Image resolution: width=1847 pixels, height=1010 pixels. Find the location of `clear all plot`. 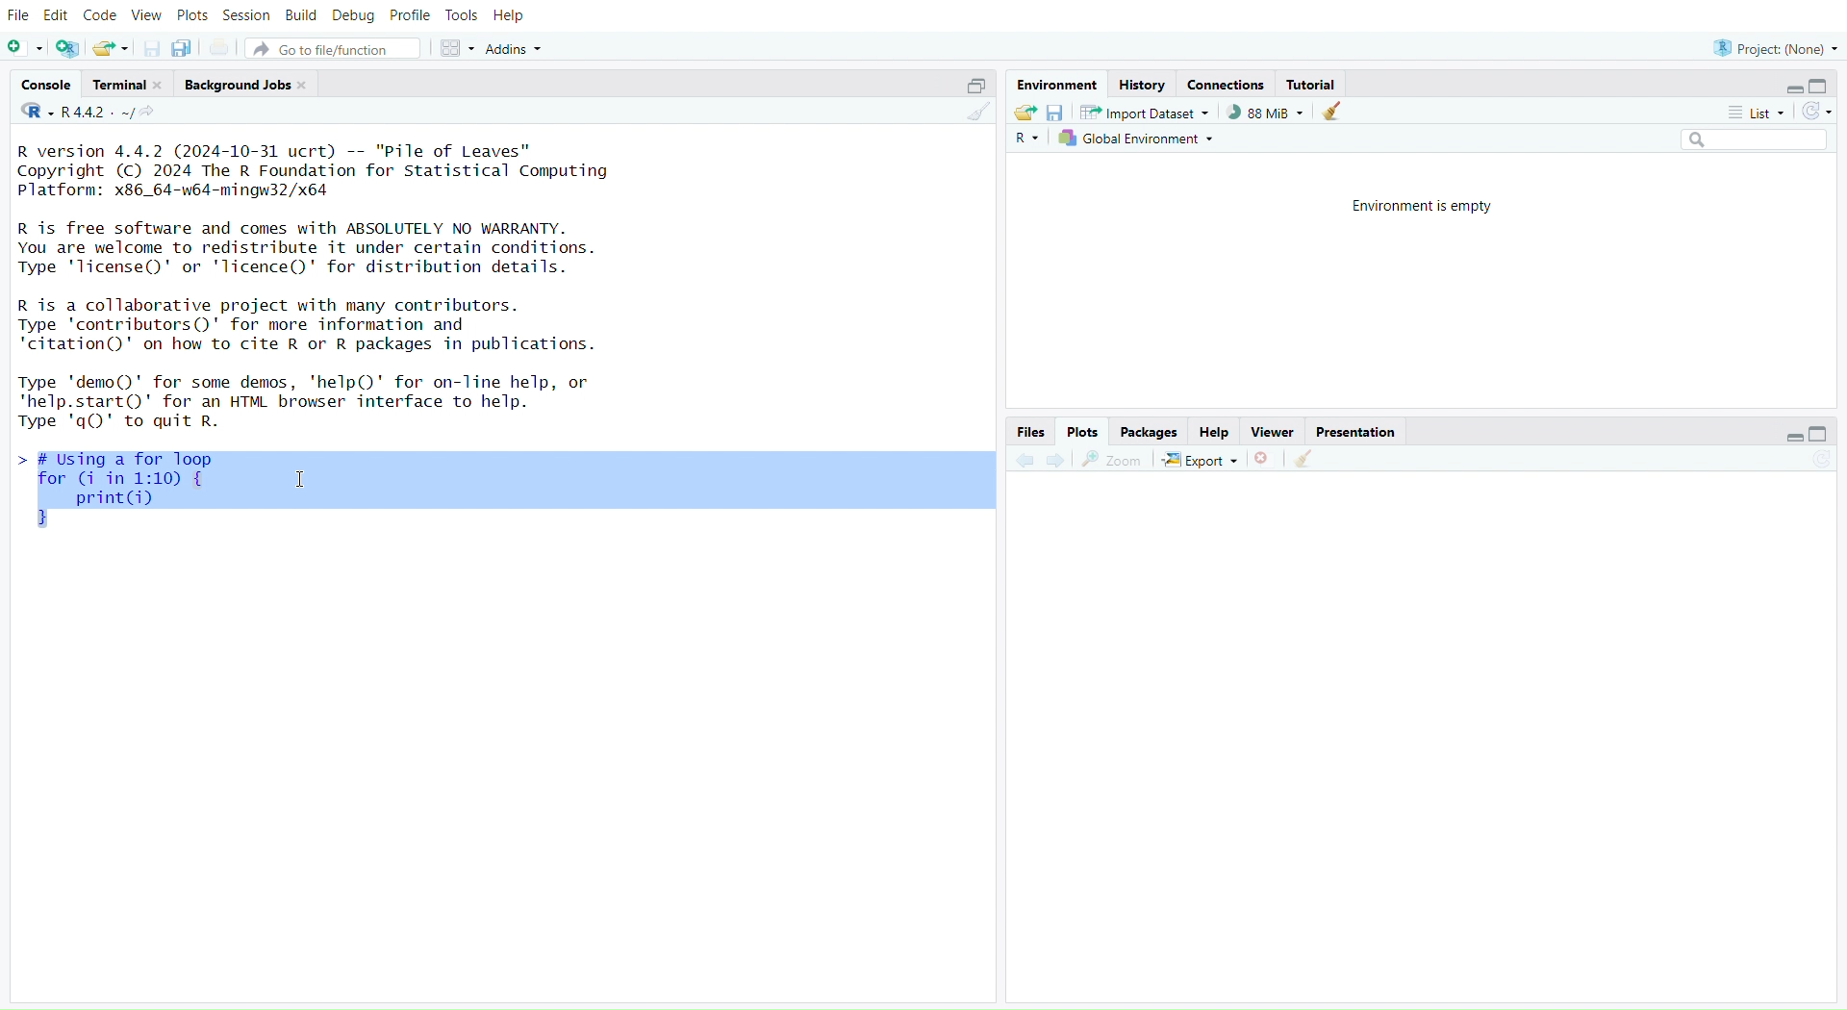

clear all plot is located at coordinates (1306, 461).